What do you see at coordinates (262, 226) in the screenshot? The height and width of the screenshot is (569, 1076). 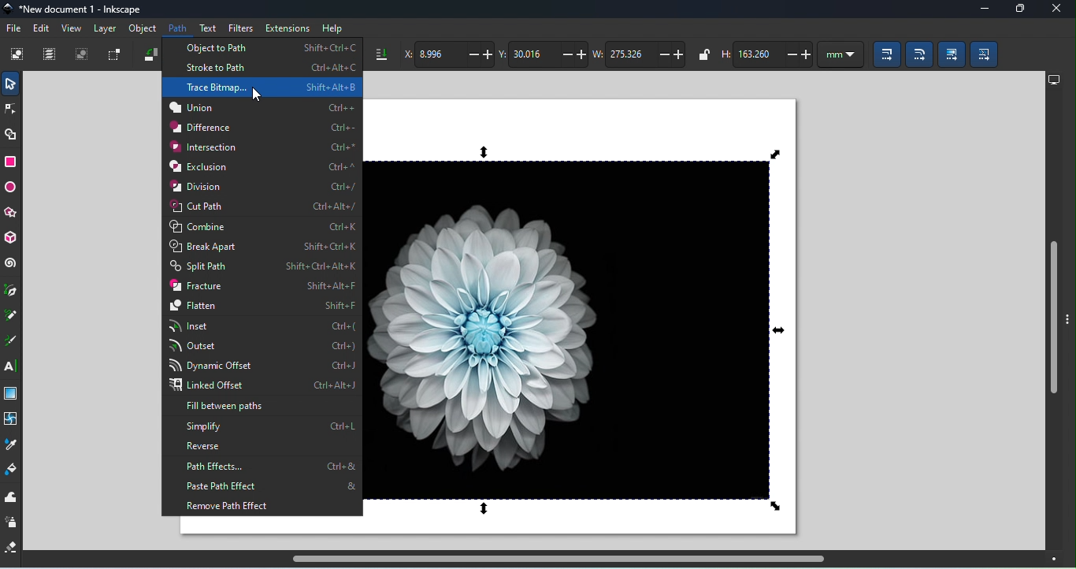 I see `Combine` at bounding box center [262, 226].